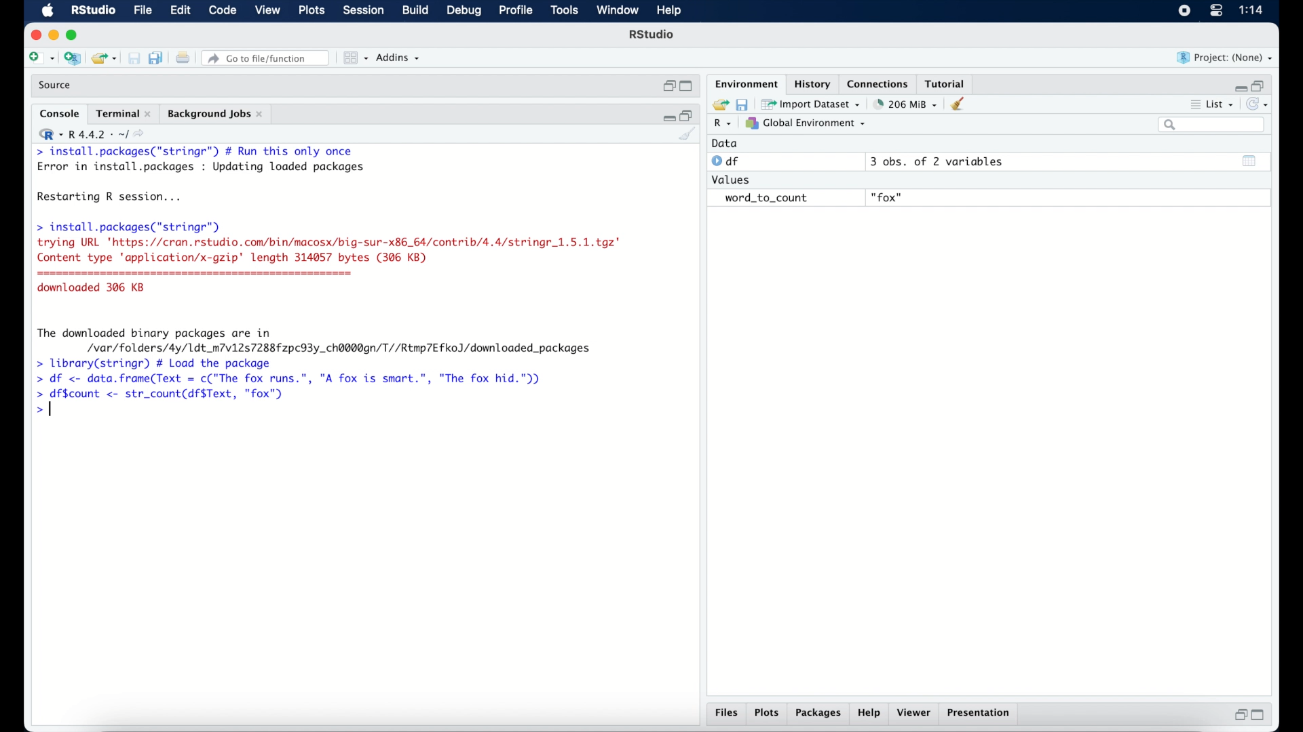 The height and width of the screenshot is (732, 1303). I want to click on values, so click(732, 178).